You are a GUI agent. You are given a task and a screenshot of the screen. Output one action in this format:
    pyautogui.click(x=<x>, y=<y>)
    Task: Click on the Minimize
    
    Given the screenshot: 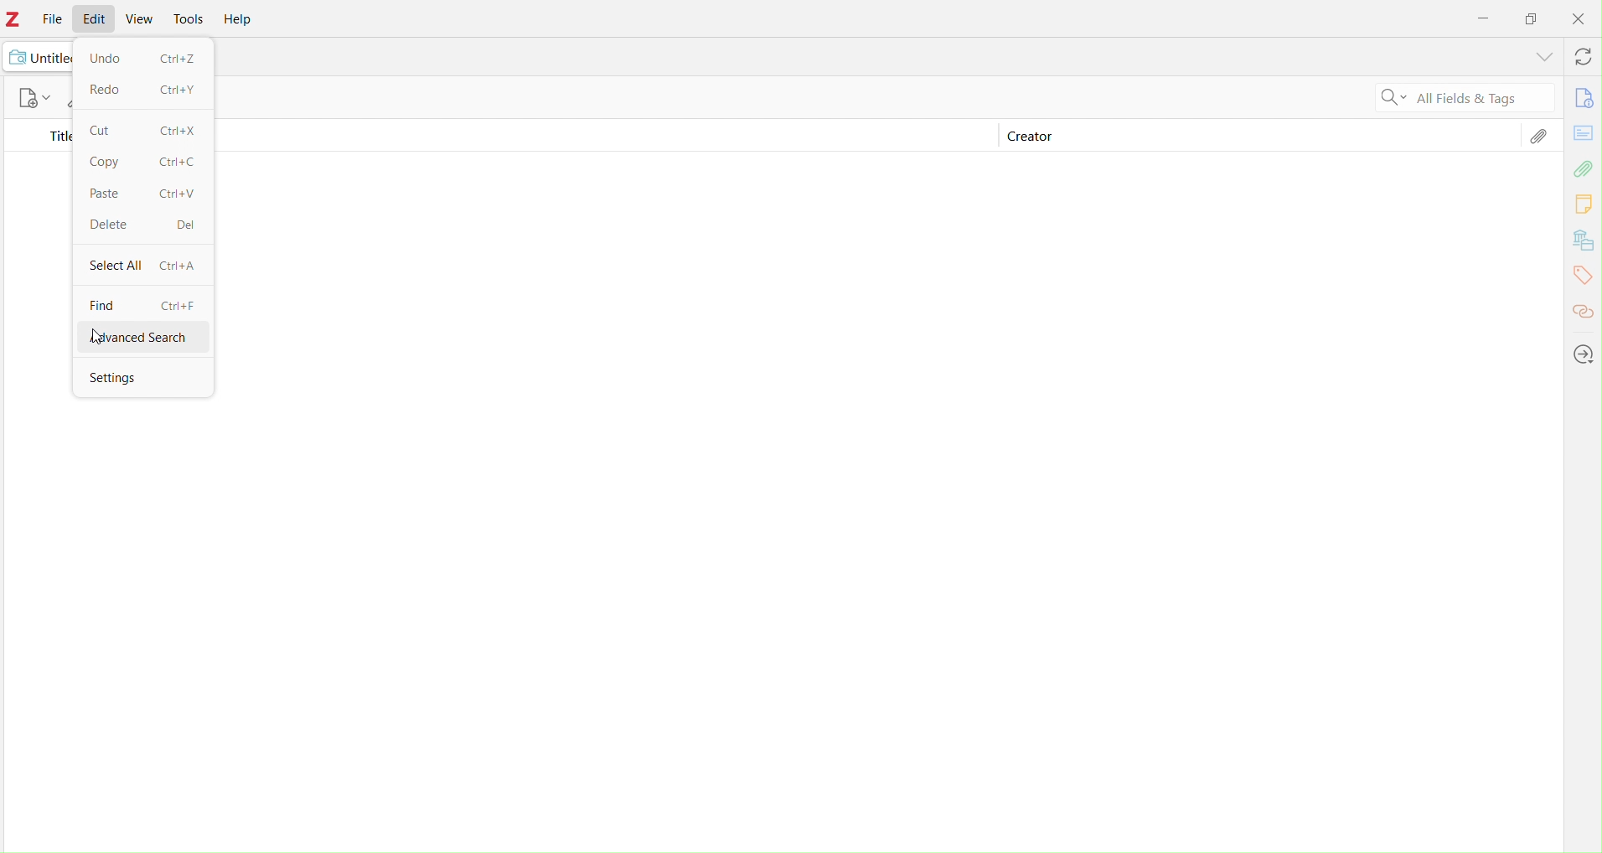 What is the action you would take?
    pyautogui.click(x=1486, y=20)
    